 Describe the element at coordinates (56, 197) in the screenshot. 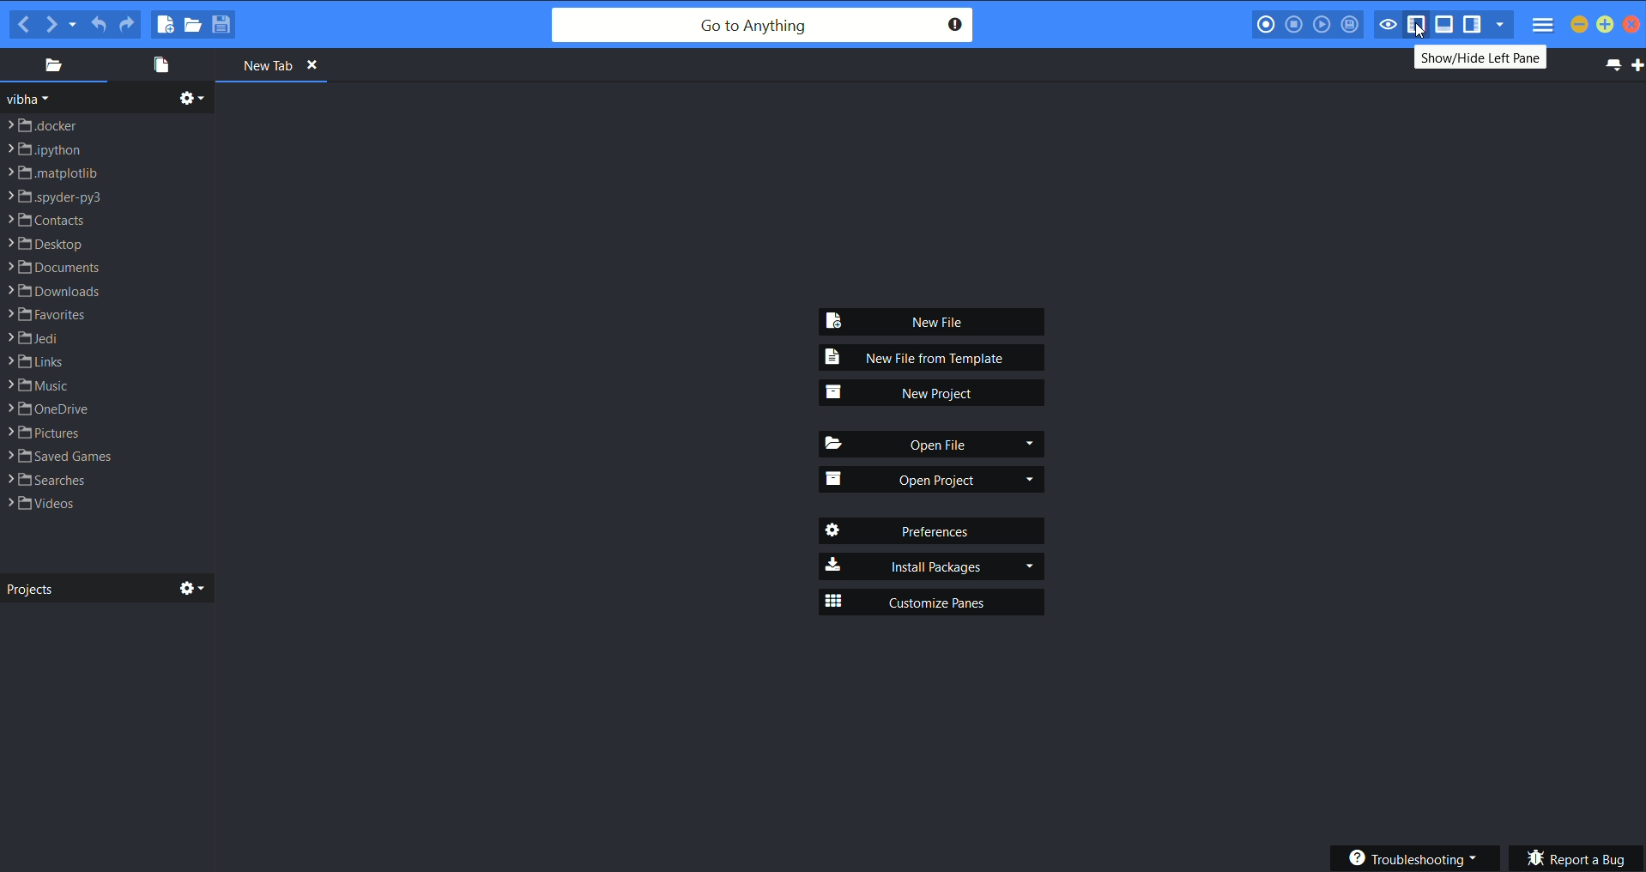

I see `.spyder-py3` at that location.